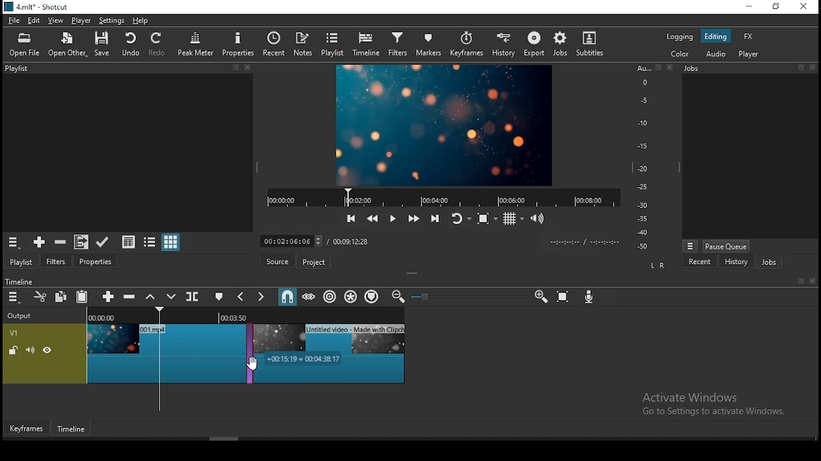 Image resolution: width=821 pixels, height=461 pixels. What do you see at coordinates (701, 261) in the screenshot?
I see `recent` at bounding box center [701, 261].